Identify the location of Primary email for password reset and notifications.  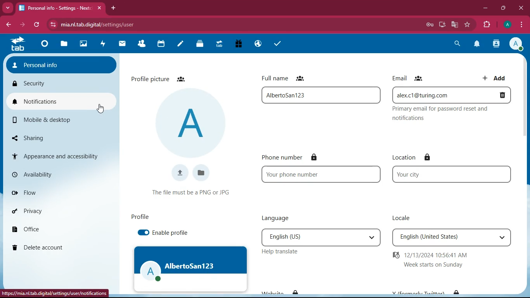
(441, 114).